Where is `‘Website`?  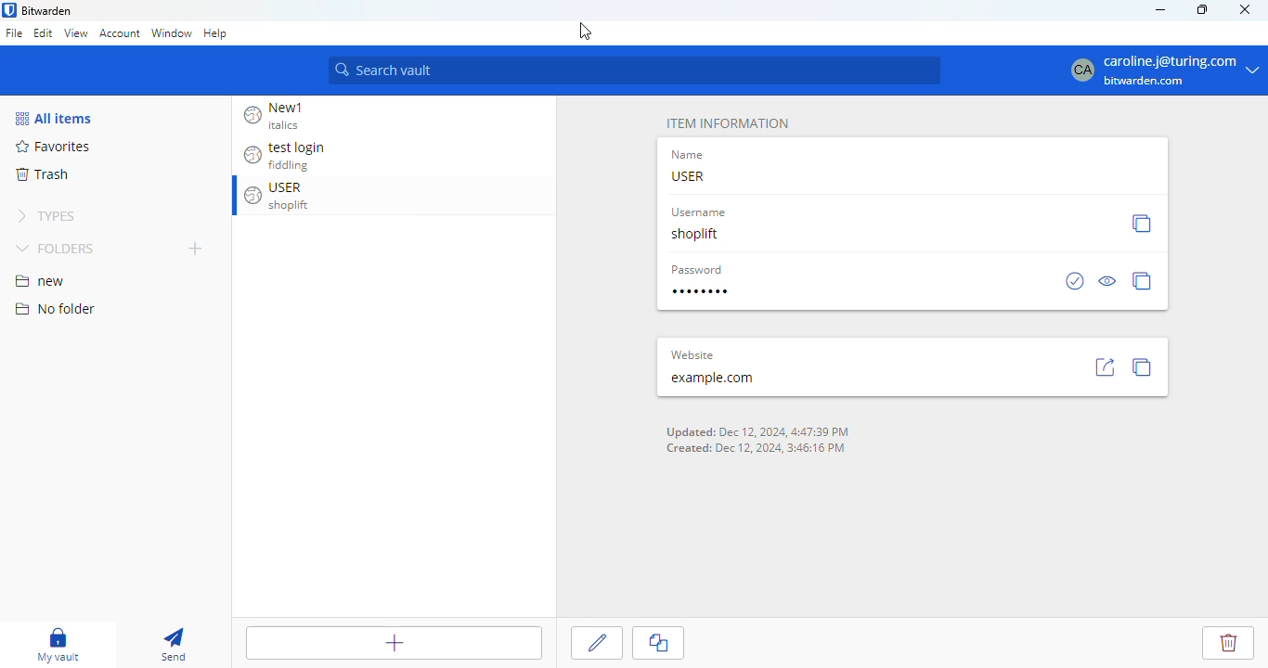
‘Website is located at coordinates (693, 353).